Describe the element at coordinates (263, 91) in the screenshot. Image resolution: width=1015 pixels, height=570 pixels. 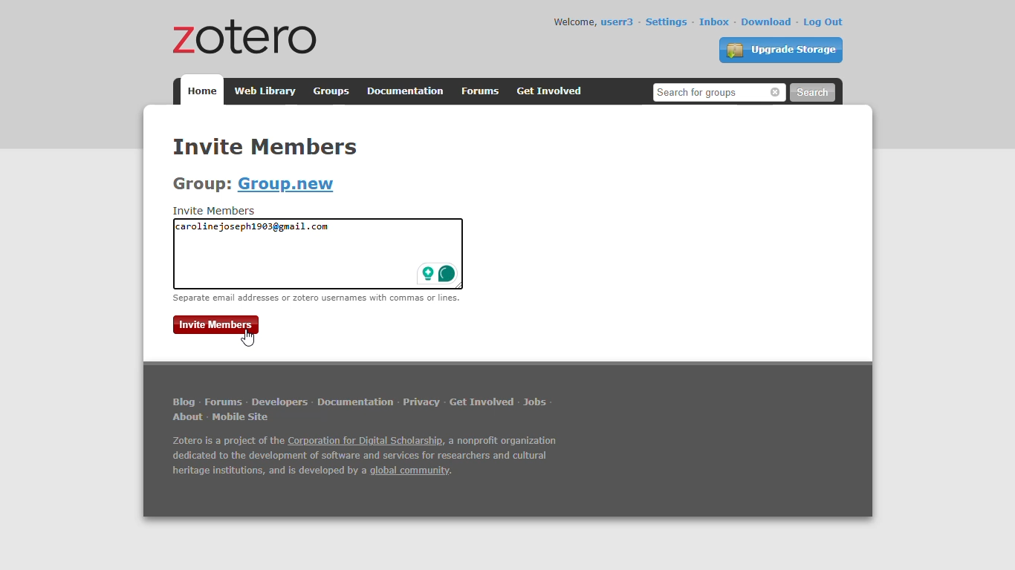
I see `web library` at that location.